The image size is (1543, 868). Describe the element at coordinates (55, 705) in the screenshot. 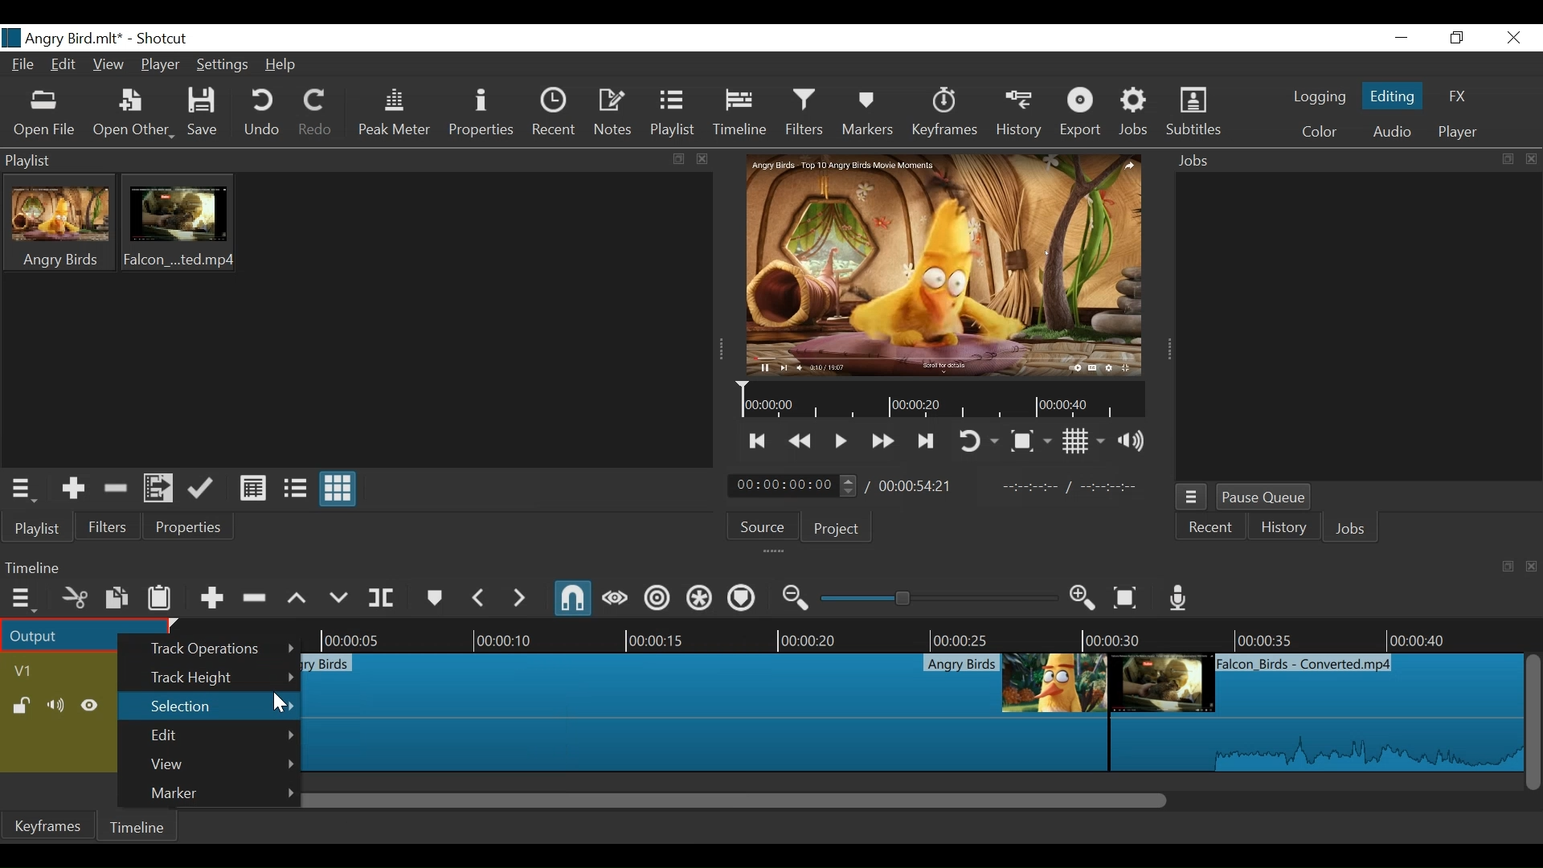

I see `Mute` at that location.